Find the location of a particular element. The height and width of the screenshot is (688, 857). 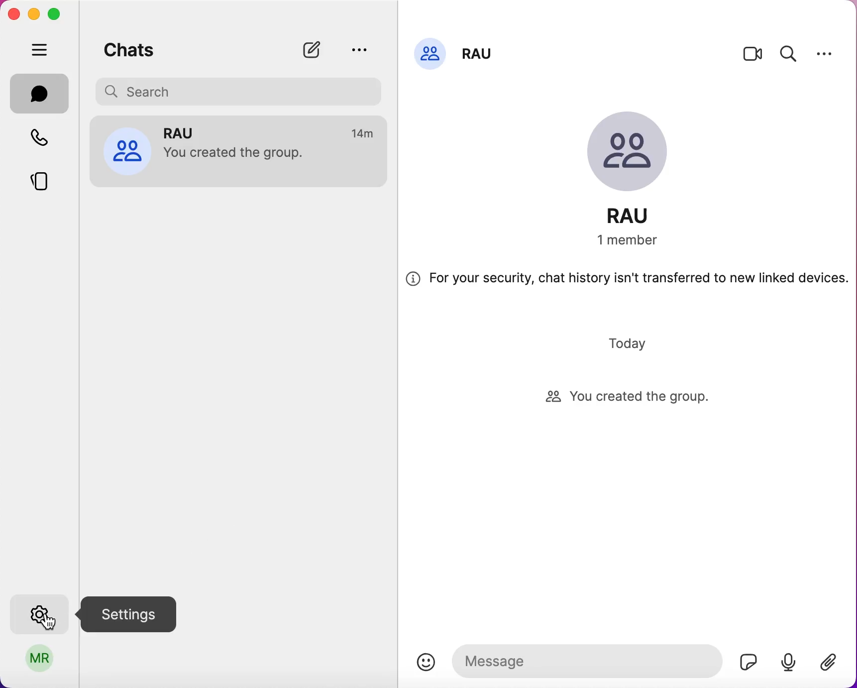

attach is located at coordinates (831, 662).